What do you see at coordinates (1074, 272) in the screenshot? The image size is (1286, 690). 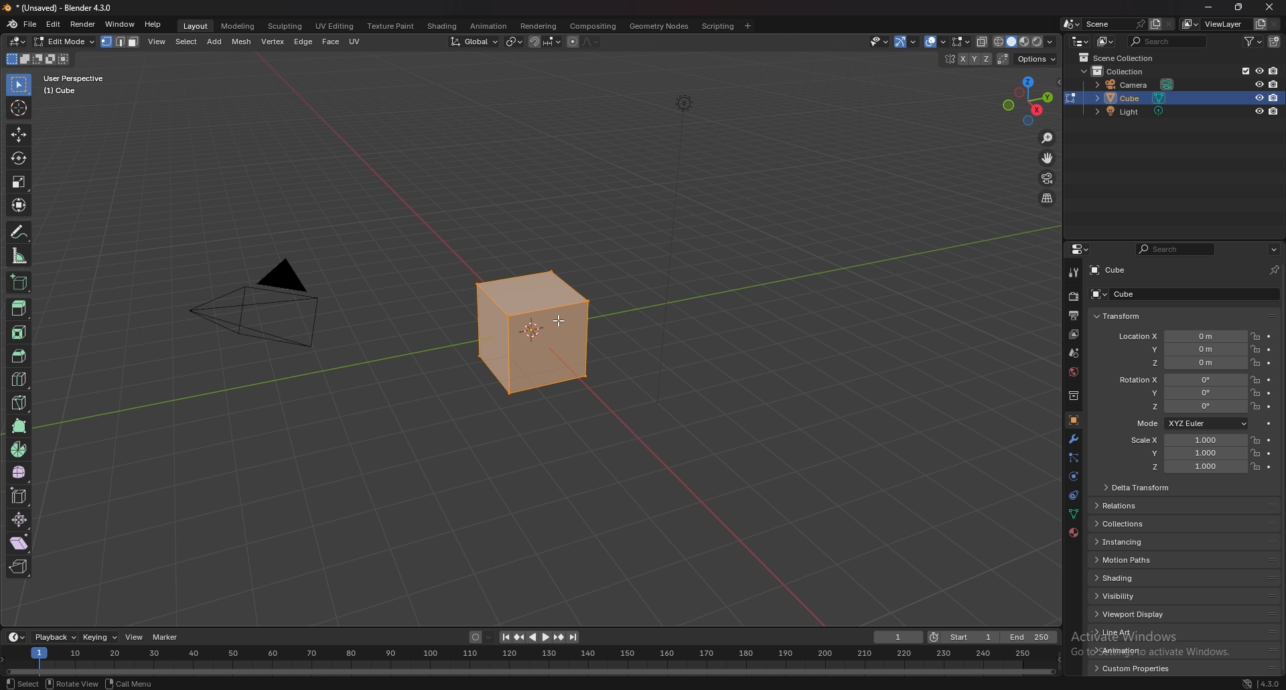 I see `tool` at bounding box center [1074, 272].